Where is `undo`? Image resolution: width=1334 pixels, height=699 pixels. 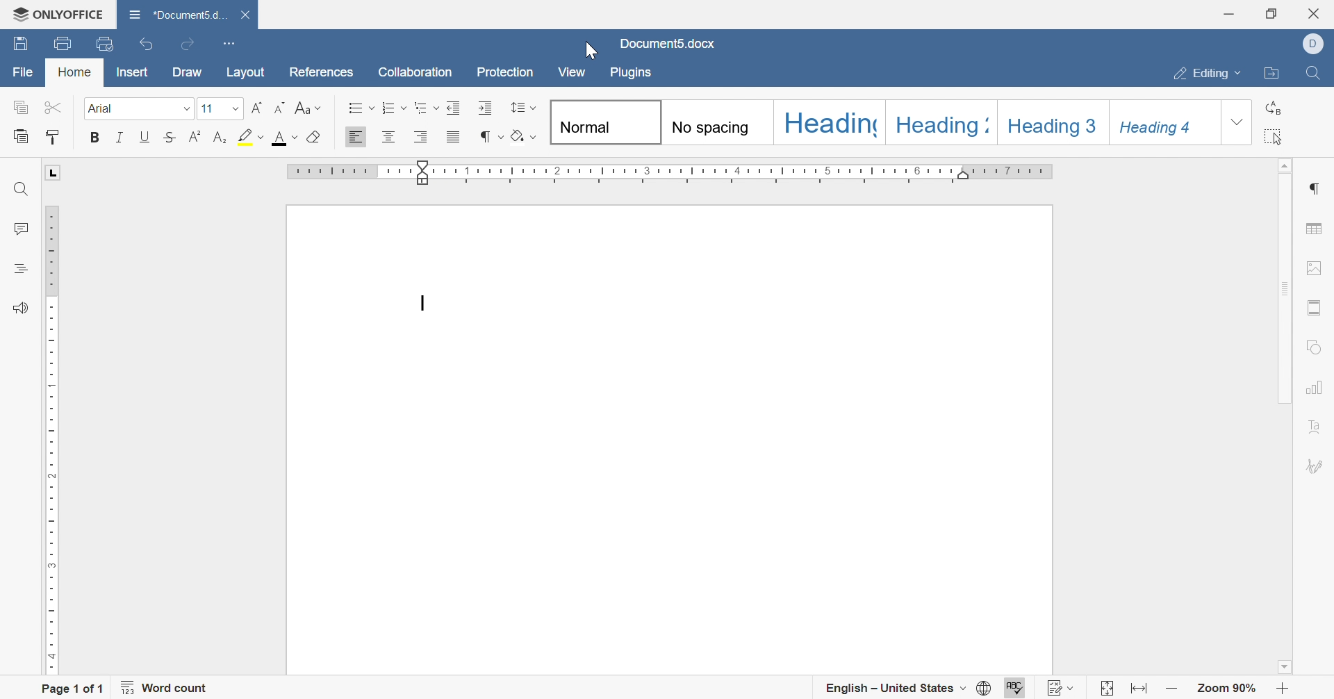 undo is located at coordinates (146, 43).